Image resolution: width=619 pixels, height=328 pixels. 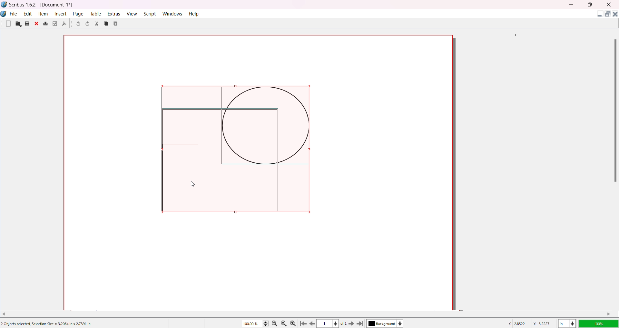 I want to click on Minimize Document, so click(x=598, y=15).